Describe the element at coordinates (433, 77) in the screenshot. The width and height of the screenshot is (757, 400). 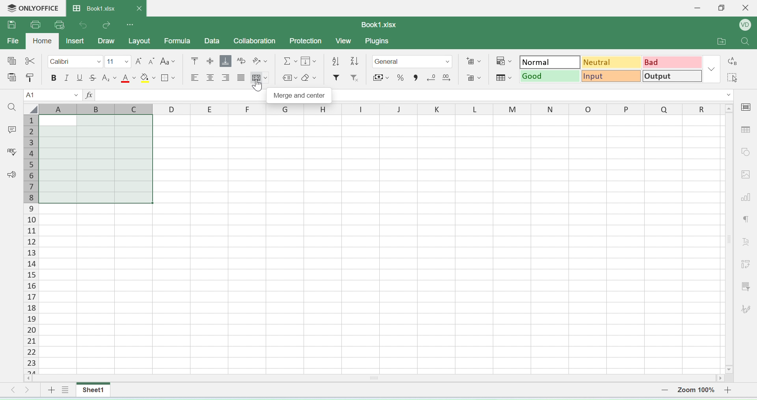
I see `remove decimal` at that location.